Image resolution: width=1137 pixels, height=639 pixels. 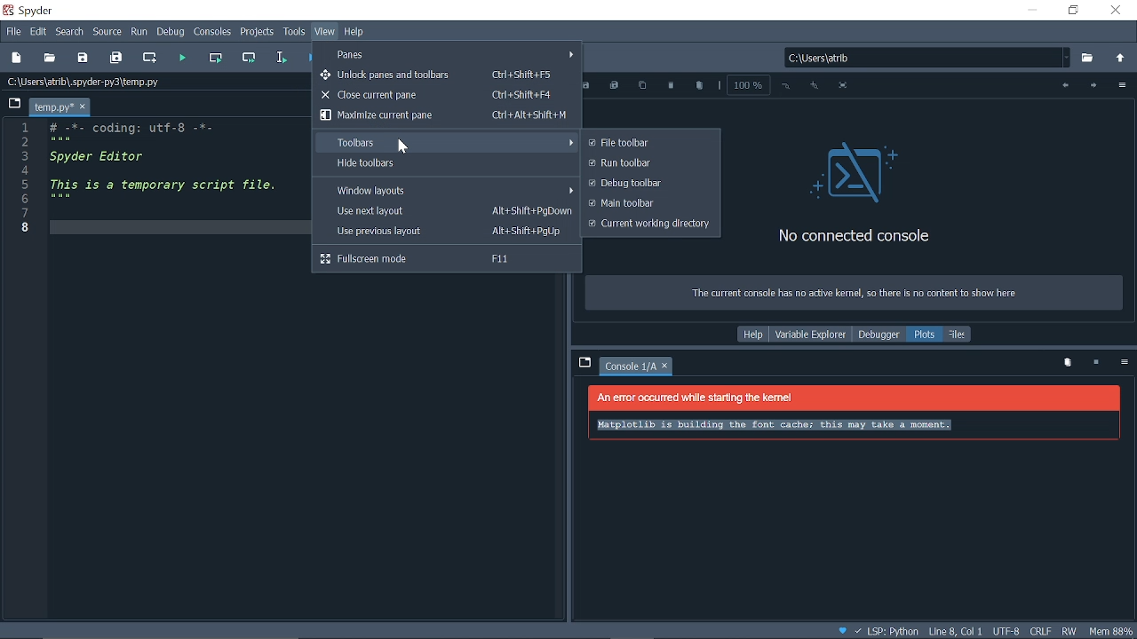 I want to click on Browse tabs, so click(x=584, y=362).